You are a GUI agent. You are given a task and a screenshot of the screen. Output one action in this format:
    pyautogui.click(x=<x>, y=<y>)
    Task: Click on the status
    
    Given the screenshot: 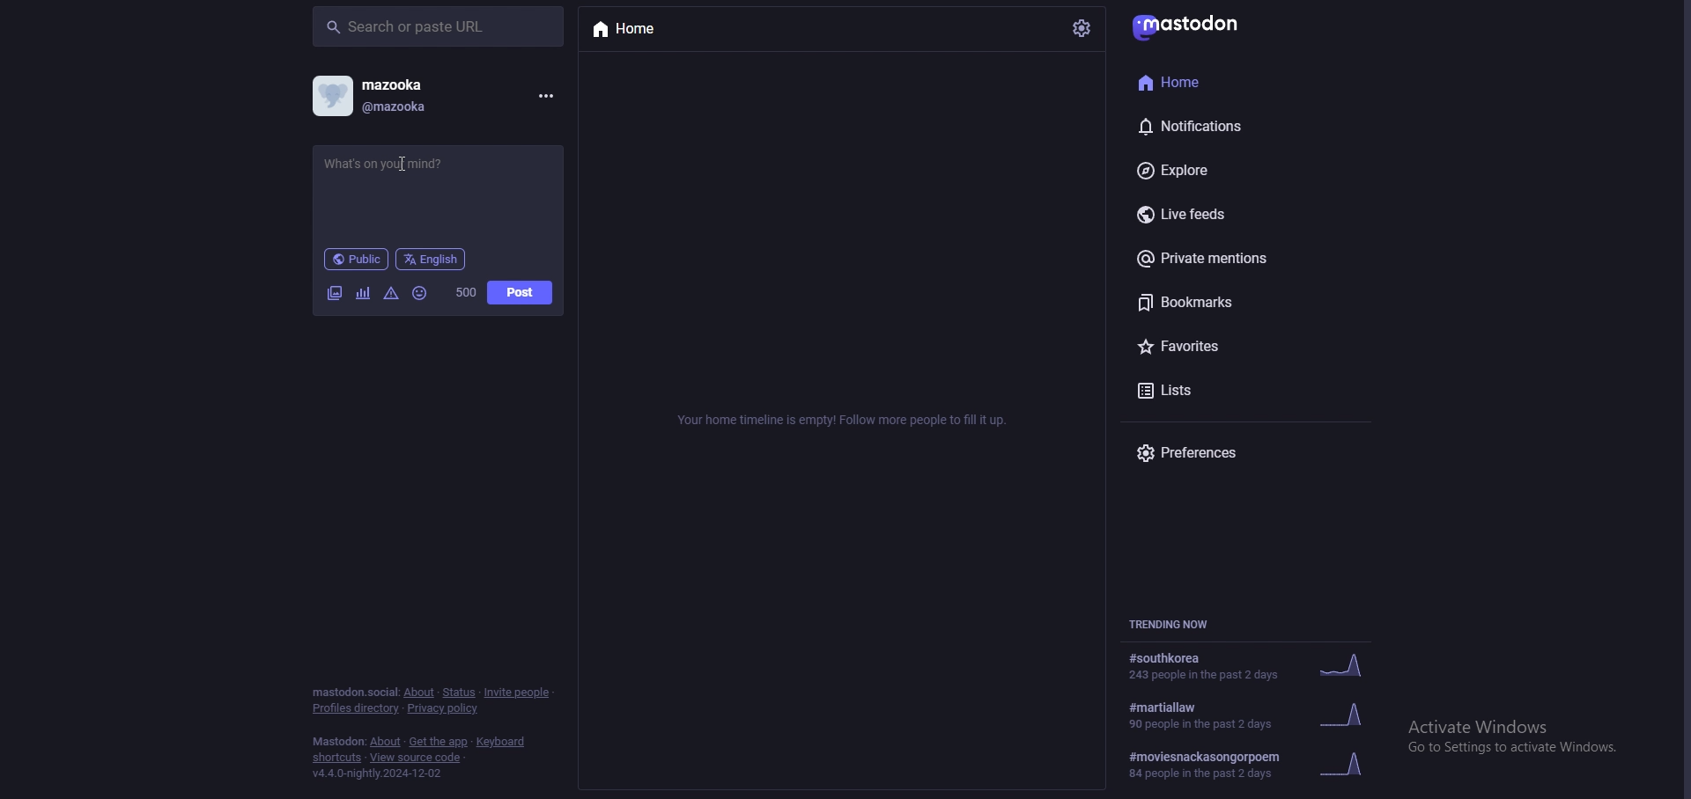 What is the action you would take?
    pyautogui.click(x=403, y=165)
    